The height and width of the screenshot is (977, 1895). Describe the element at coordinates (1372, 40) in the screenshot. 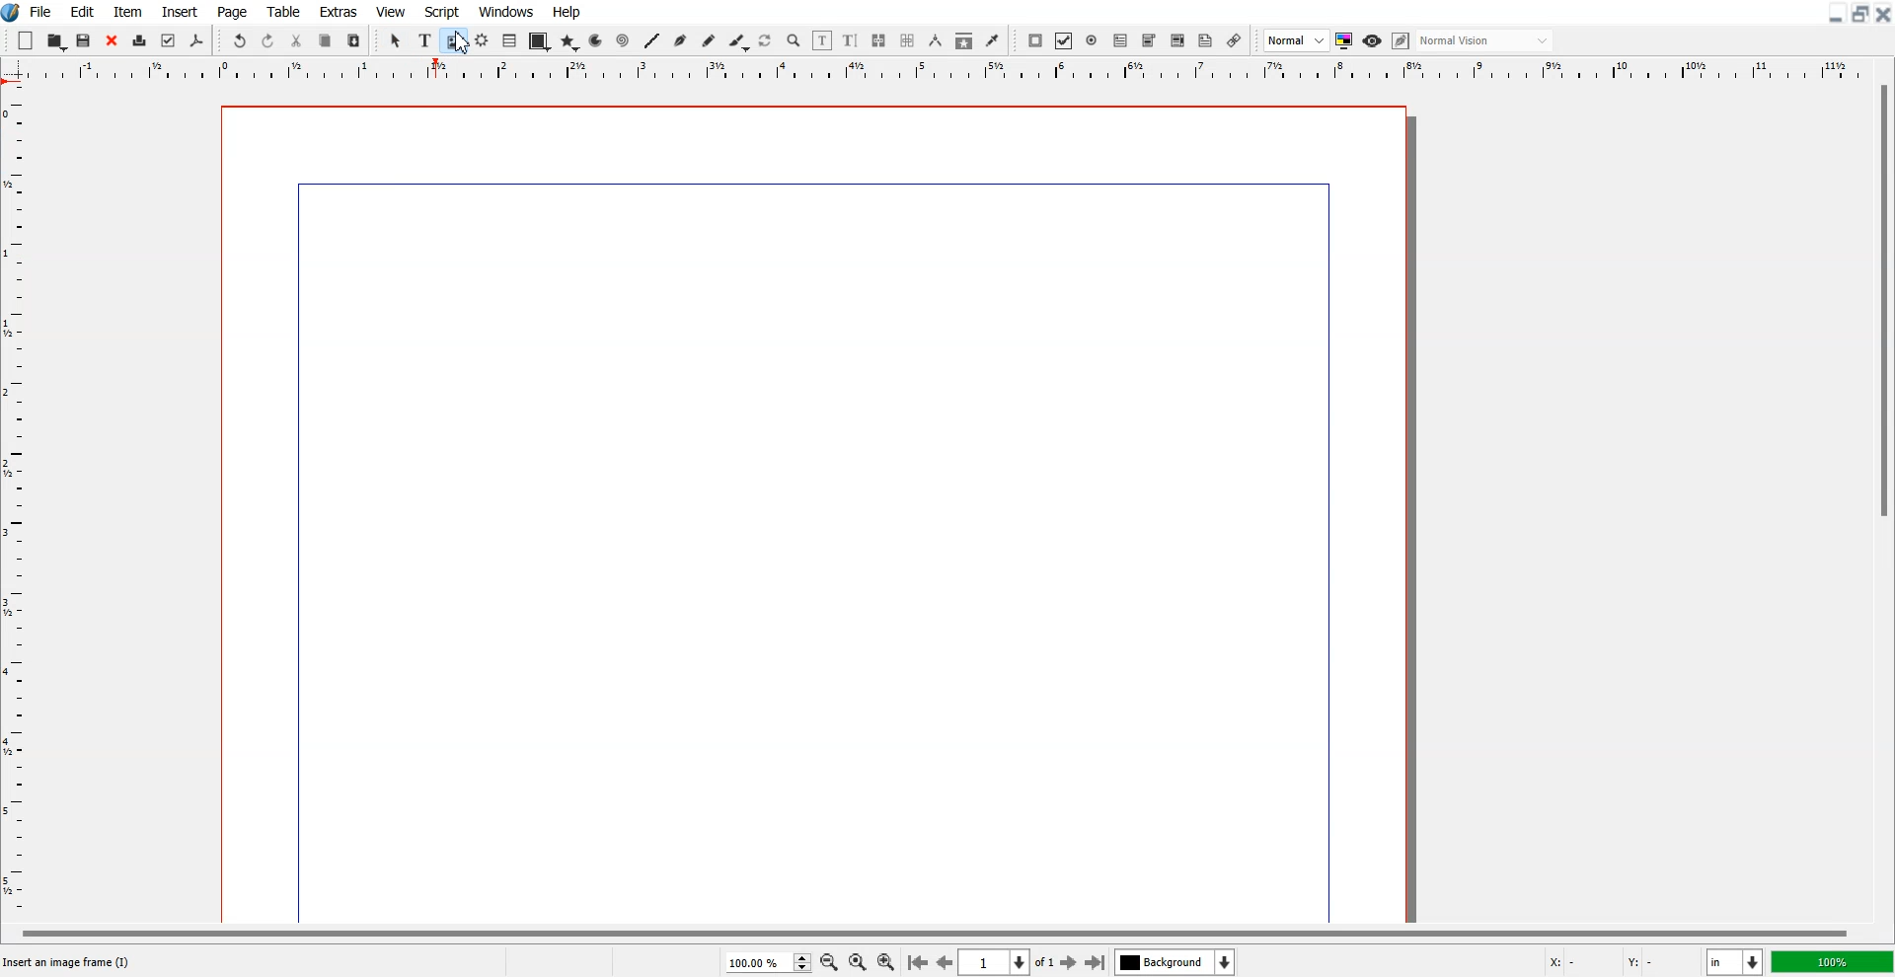

I see `Preview` at that location.